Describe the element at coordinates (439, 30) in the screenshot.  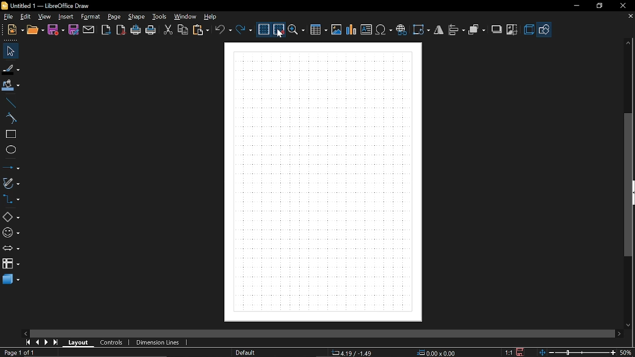
I see `Flip` at that location.